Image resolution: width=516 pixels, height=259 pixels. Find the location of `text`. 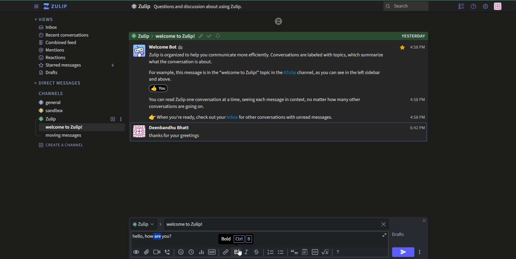

text is located at coordinates (238, 239).